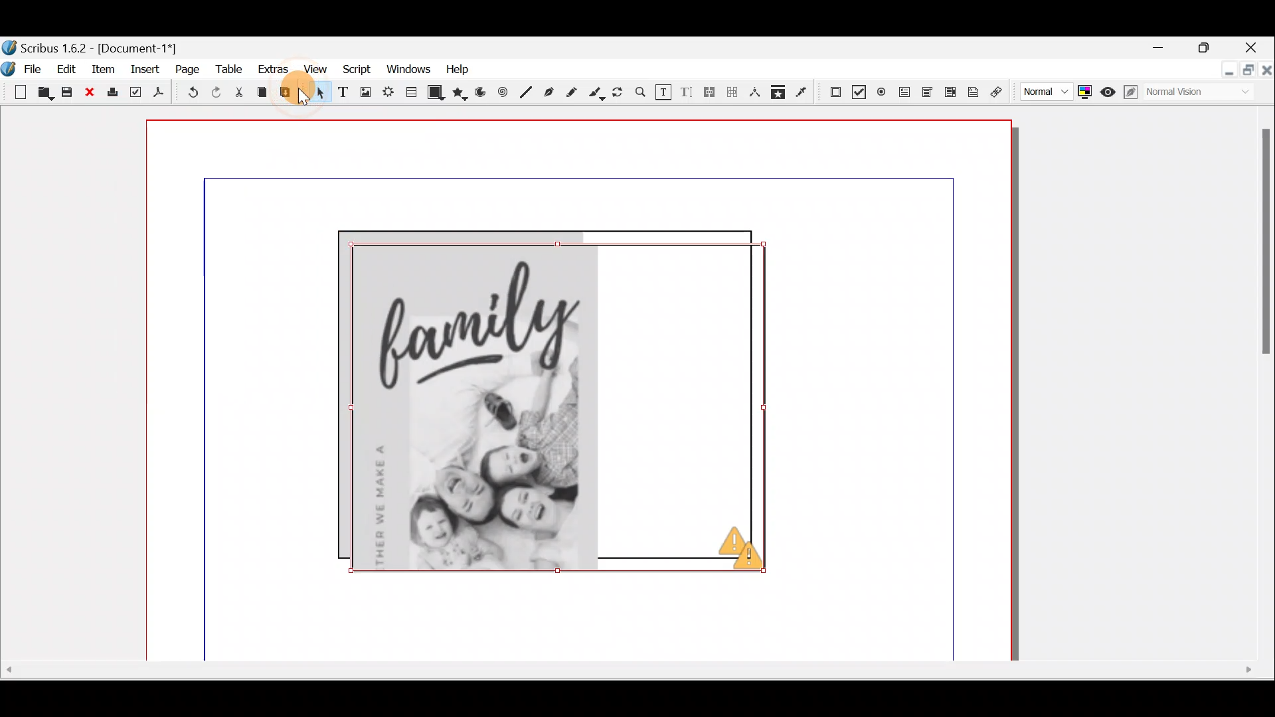 The image size is (1275, 717). I want to click on Copy item properties, so click(782, 94).